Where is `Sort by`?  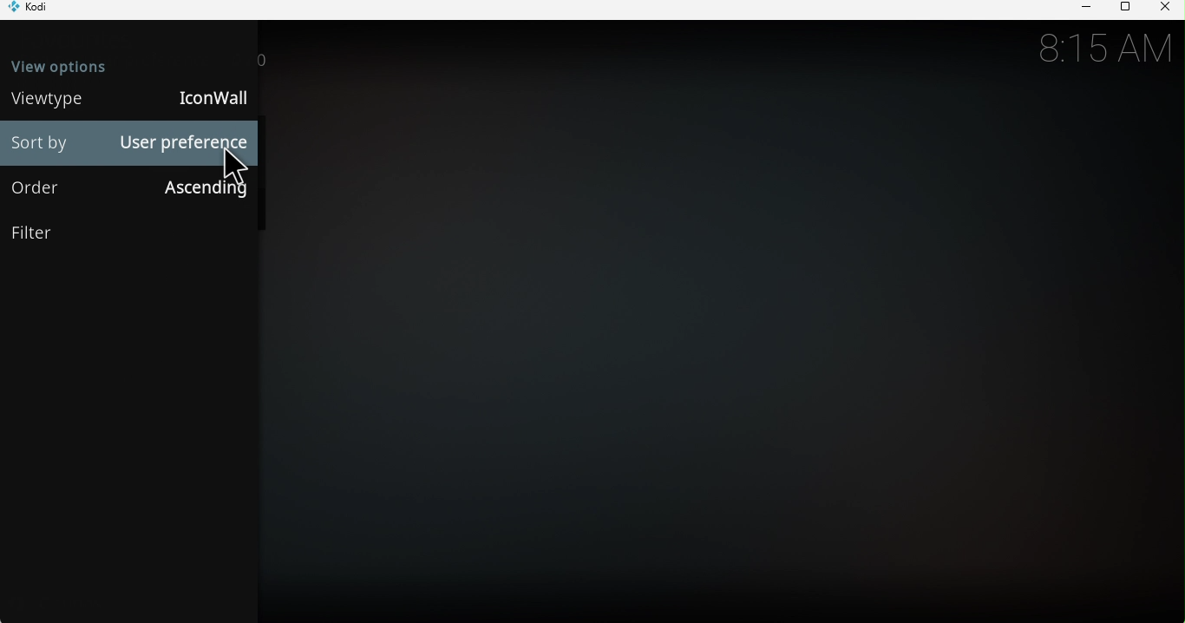 Sort by is located at coordinates (41, 144).